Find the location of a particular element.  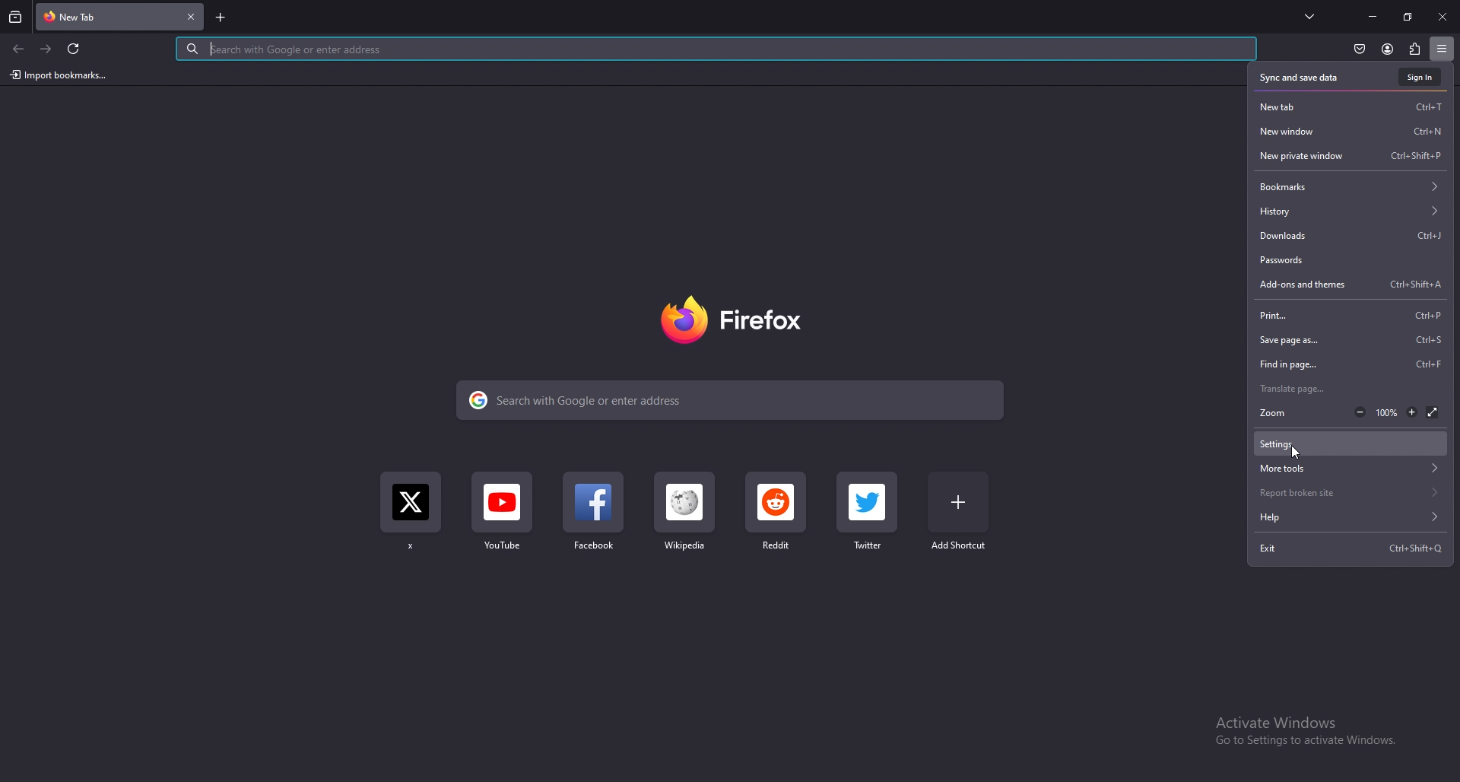

bookmarks is located at coordinates (1351, 186).